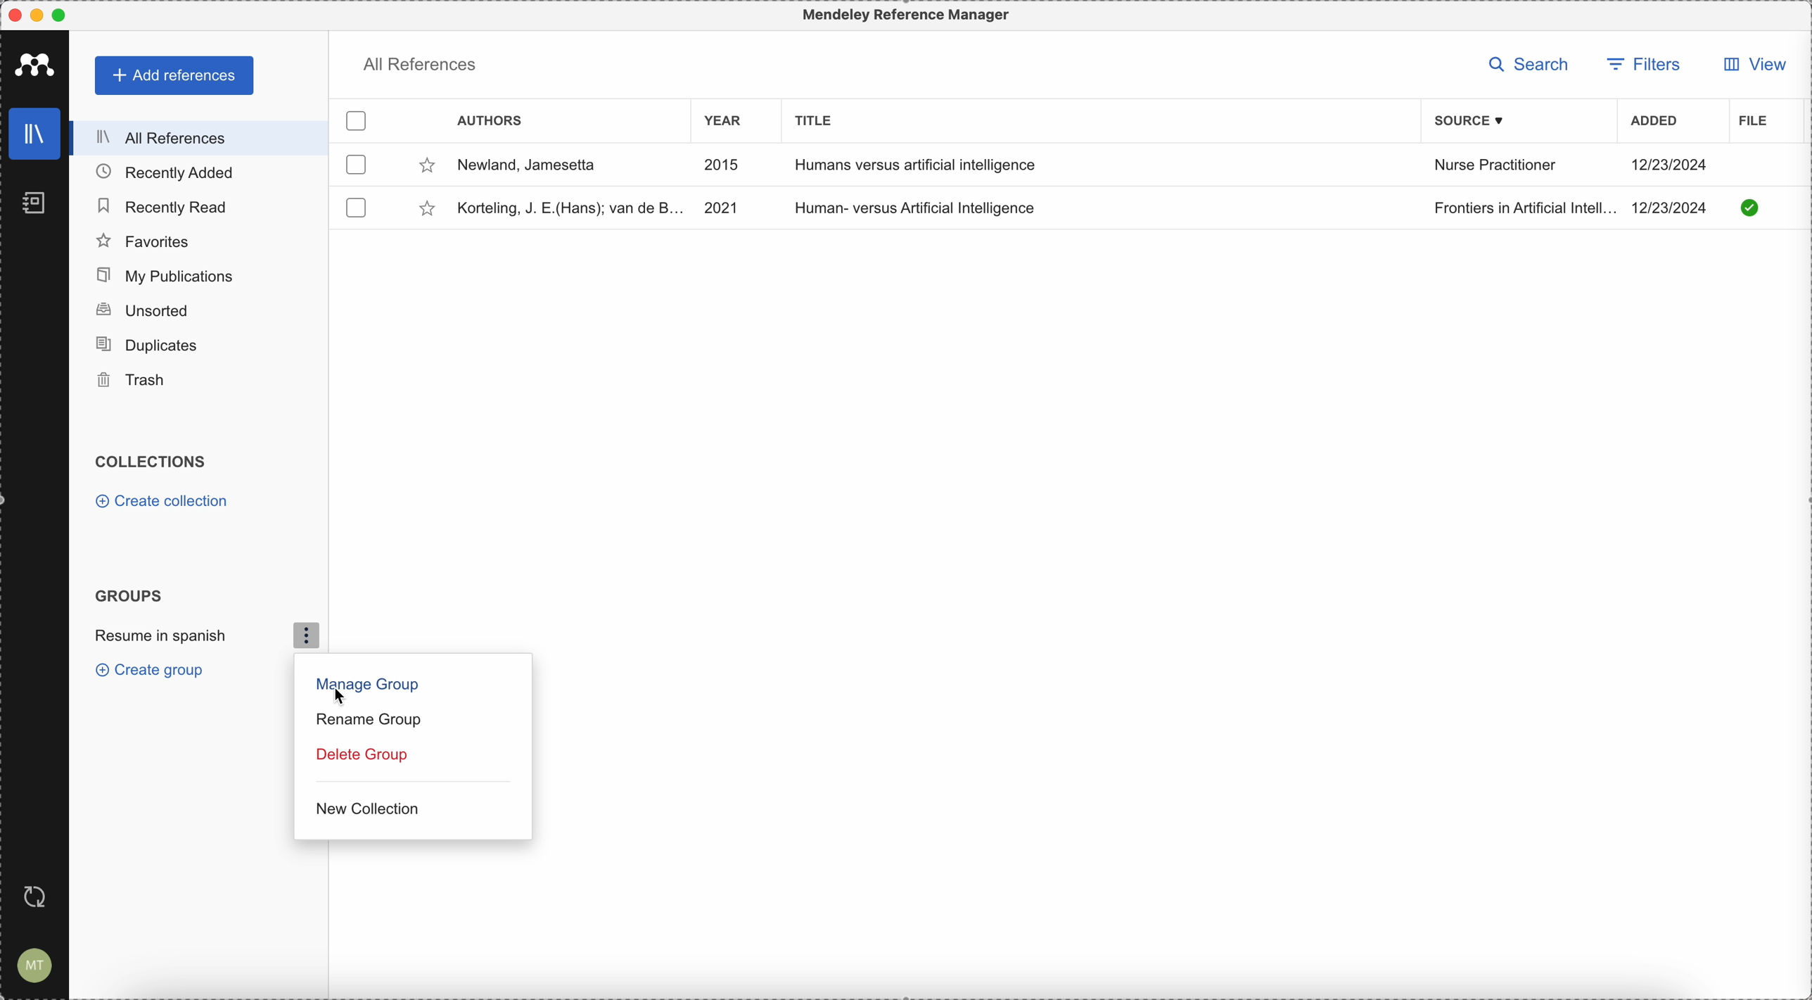 This screenshot has width=1812, height=1000. I want to click on last sync, so click(37, 897).